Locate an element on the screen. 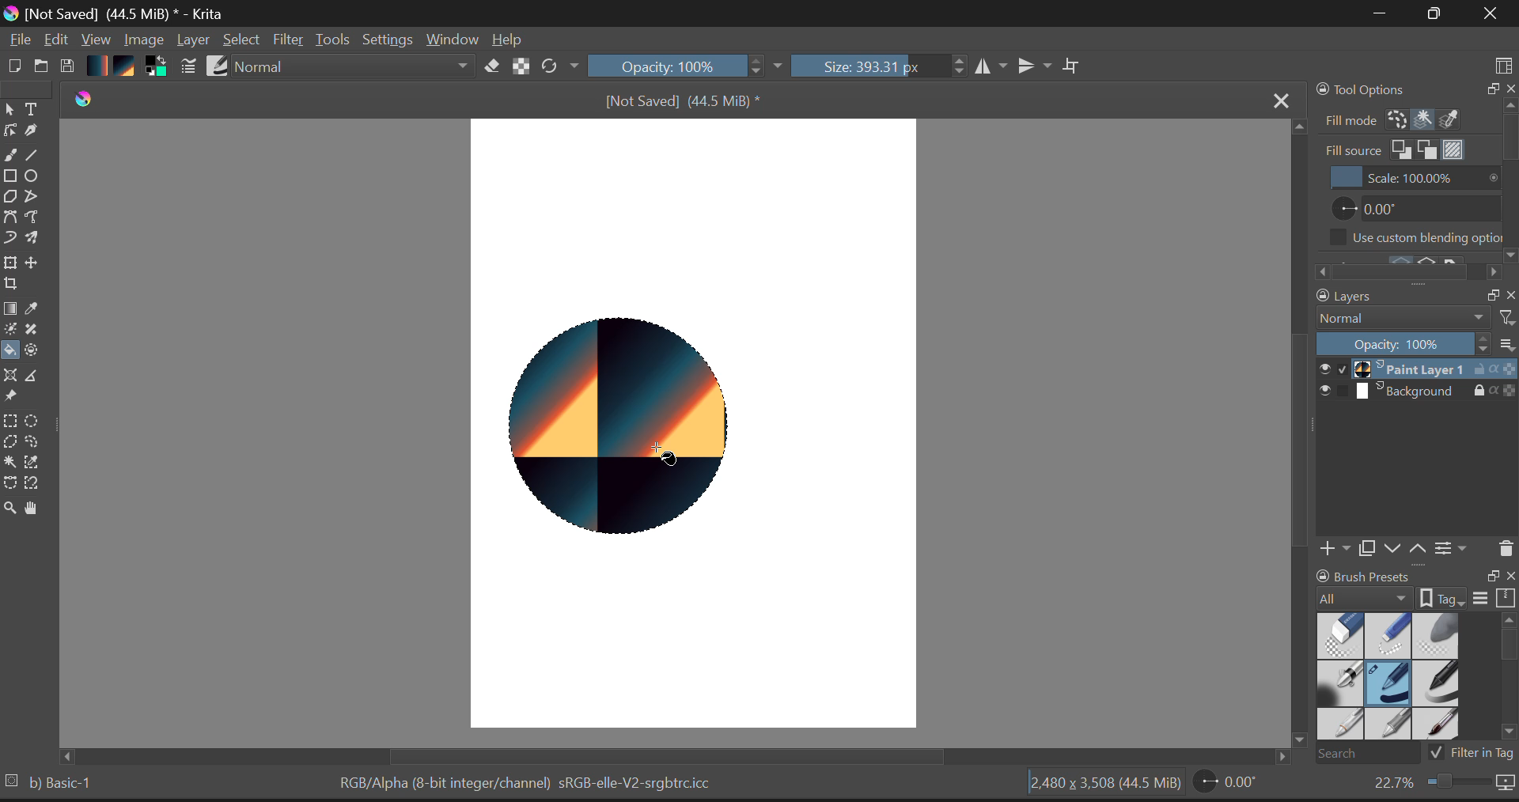 This screenshot has width=1519, height=802. Lock Alpha is located at coordinates (518, 67).